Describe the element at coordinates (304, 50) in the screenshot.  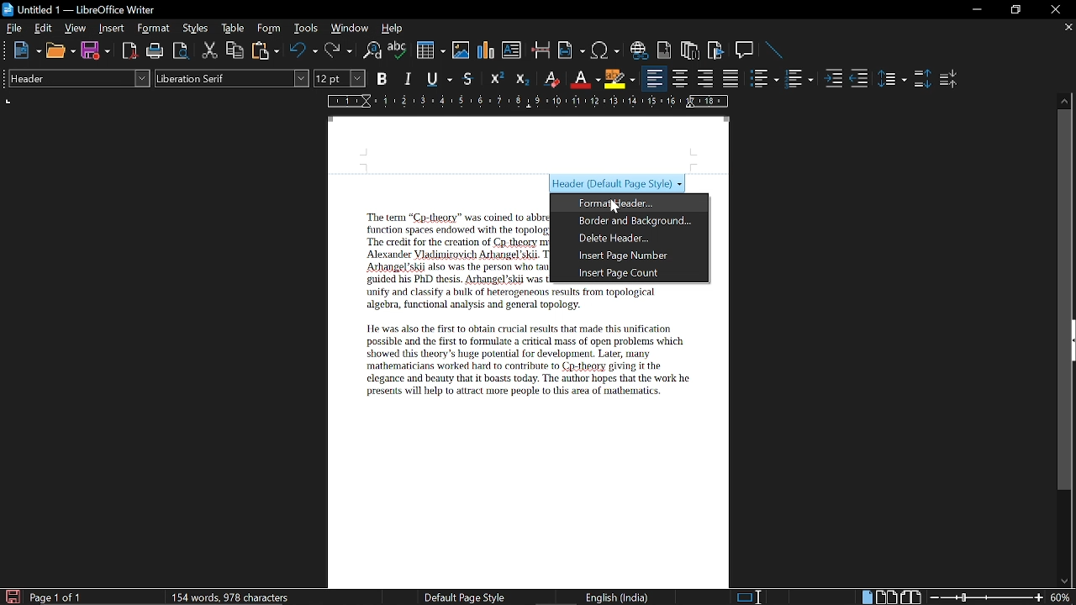
I see `Undo` at that location.